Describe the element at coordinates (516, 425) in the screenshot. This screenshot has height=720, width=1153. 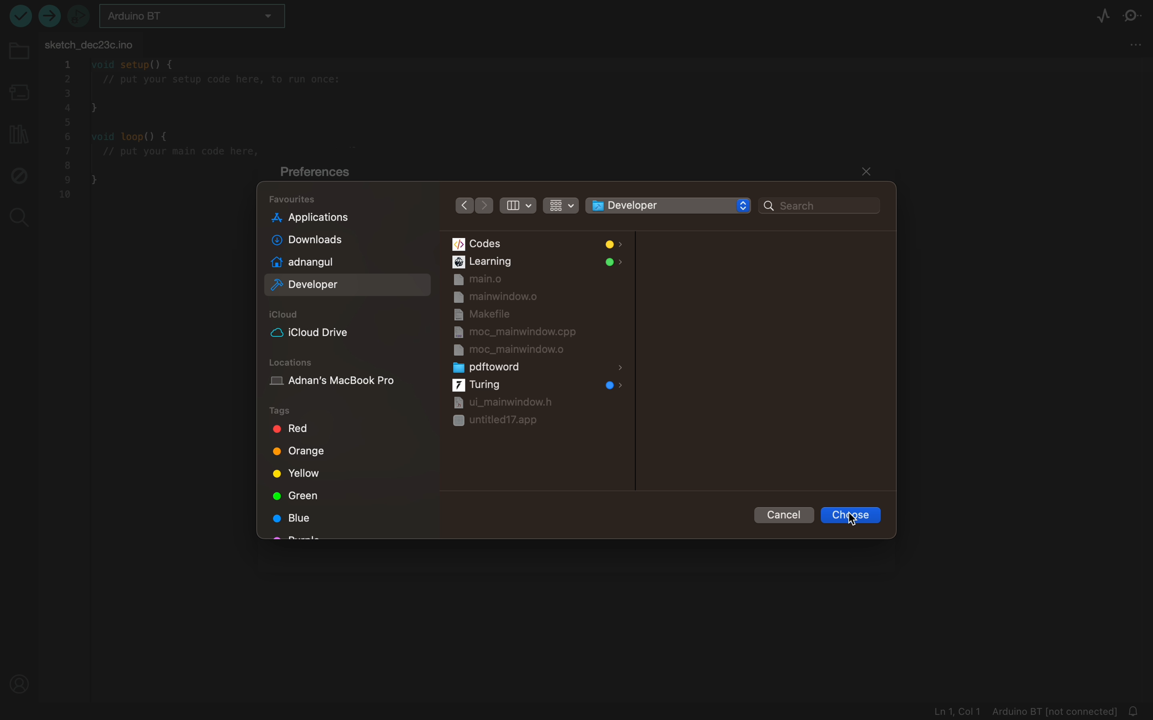
I see `untitled7` at that location.